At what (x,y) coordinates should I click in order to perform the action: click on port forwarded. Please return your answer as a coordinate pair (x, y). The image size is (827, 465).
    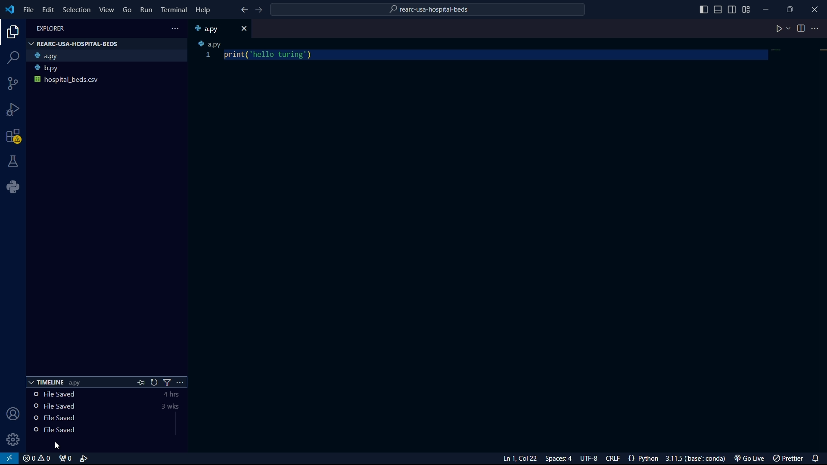
    Looking at the image, I should click on (64, 459).